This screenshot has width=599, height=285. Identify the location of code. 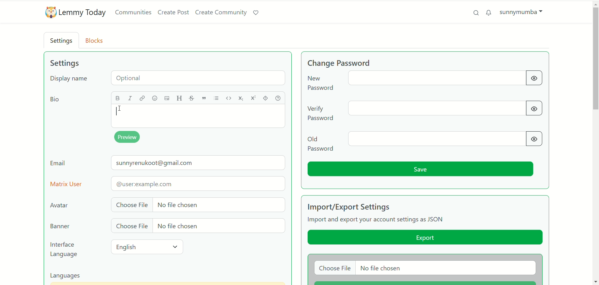
(229, 98).